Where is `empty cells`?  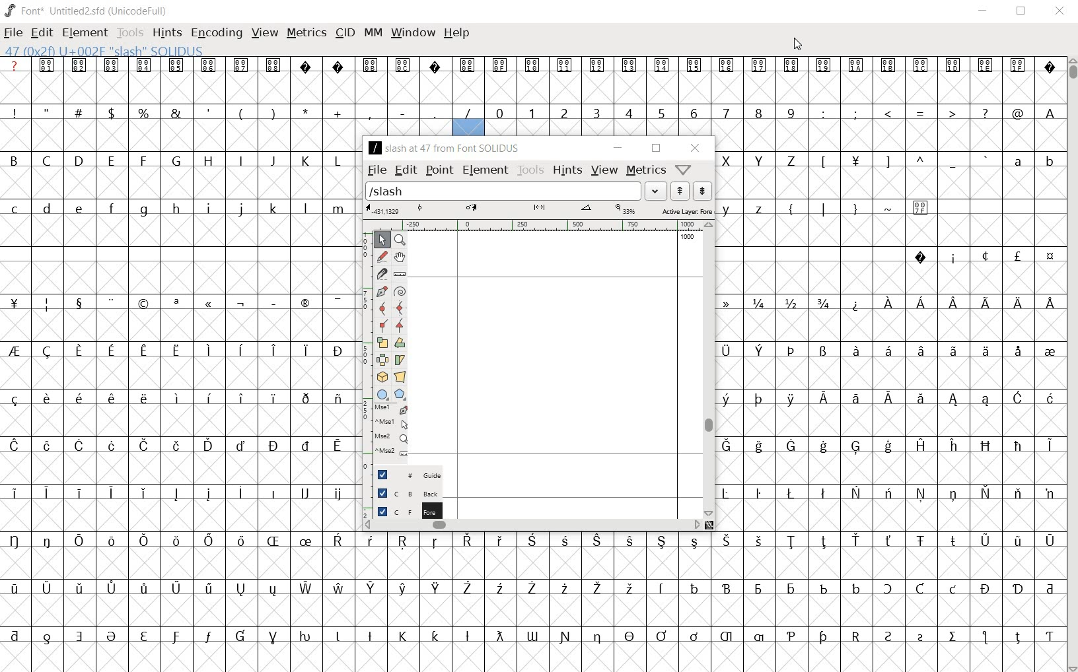 empty cells is located at coordinates (890, 373).